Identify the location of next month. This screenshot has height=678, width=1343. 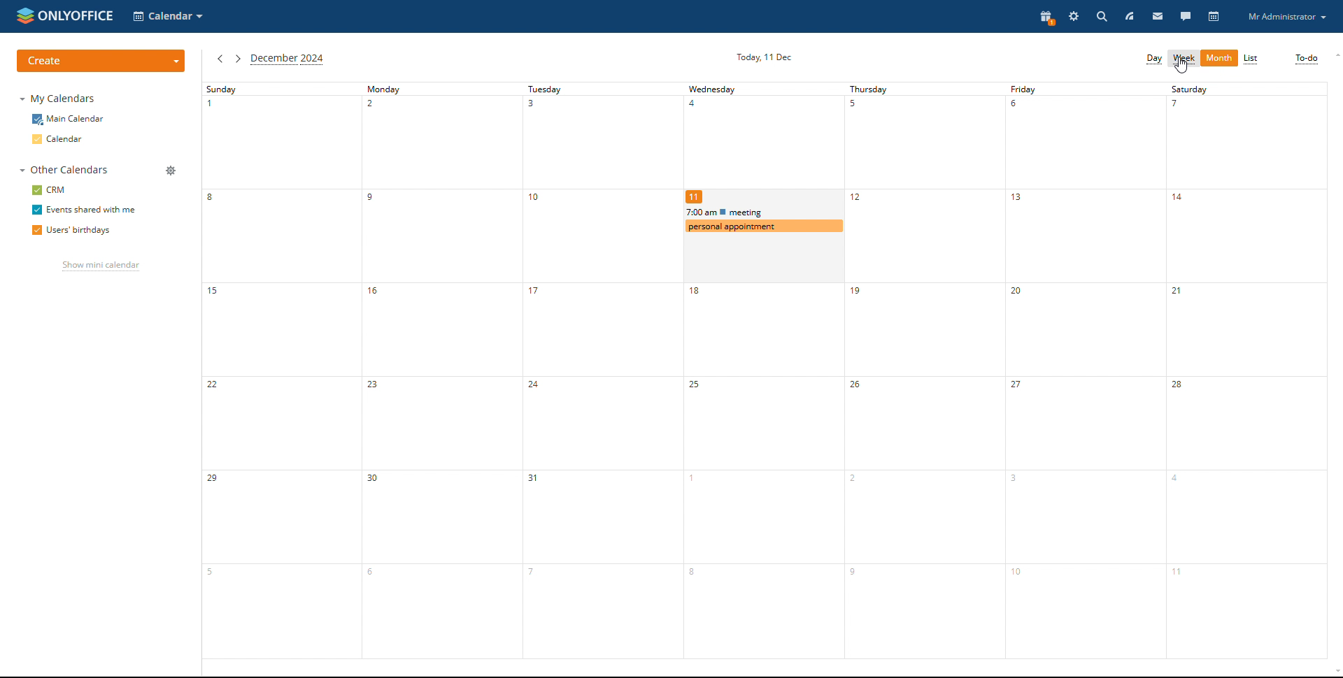
(237, 59).